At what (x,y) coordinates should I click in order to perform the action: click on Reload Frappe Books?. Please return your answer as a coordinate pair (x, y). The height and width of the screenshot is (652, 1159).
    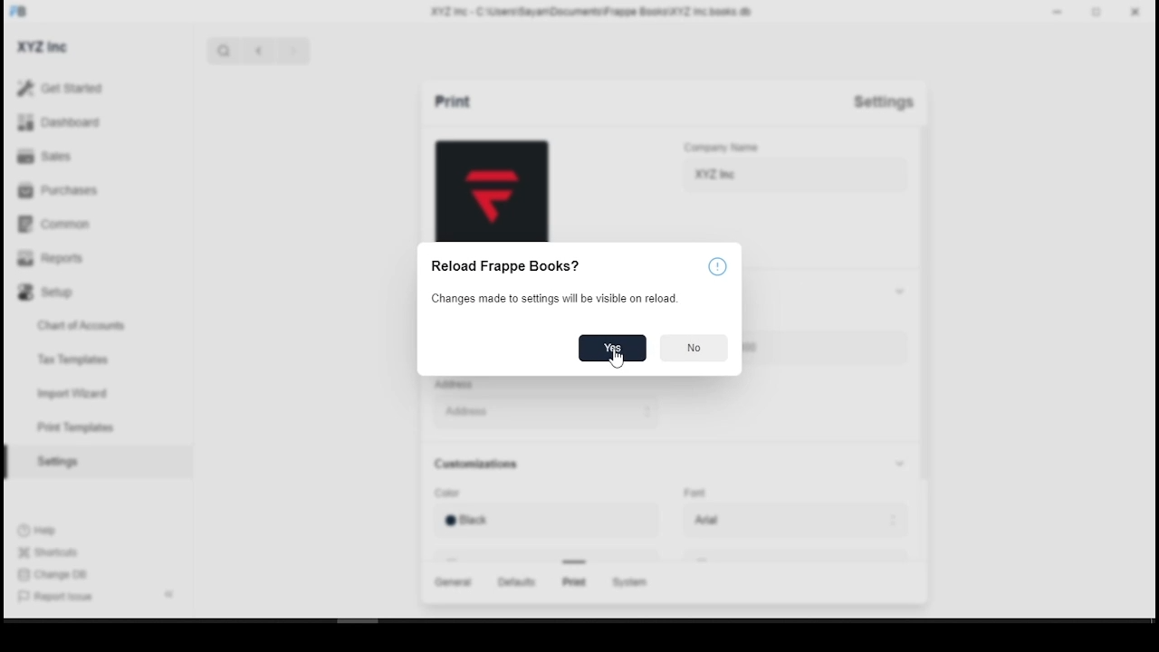
    Looking at the image, I should click on (503, 267).